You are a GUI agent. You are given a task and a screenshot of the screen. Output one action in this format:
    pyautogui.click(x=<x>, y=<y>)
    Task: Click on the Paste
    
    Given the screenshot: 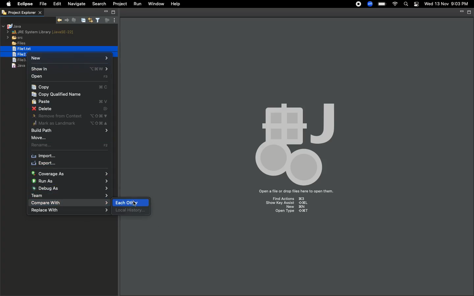 What is the action you would take?
    pyautogui.click(x=70, y=101)
    